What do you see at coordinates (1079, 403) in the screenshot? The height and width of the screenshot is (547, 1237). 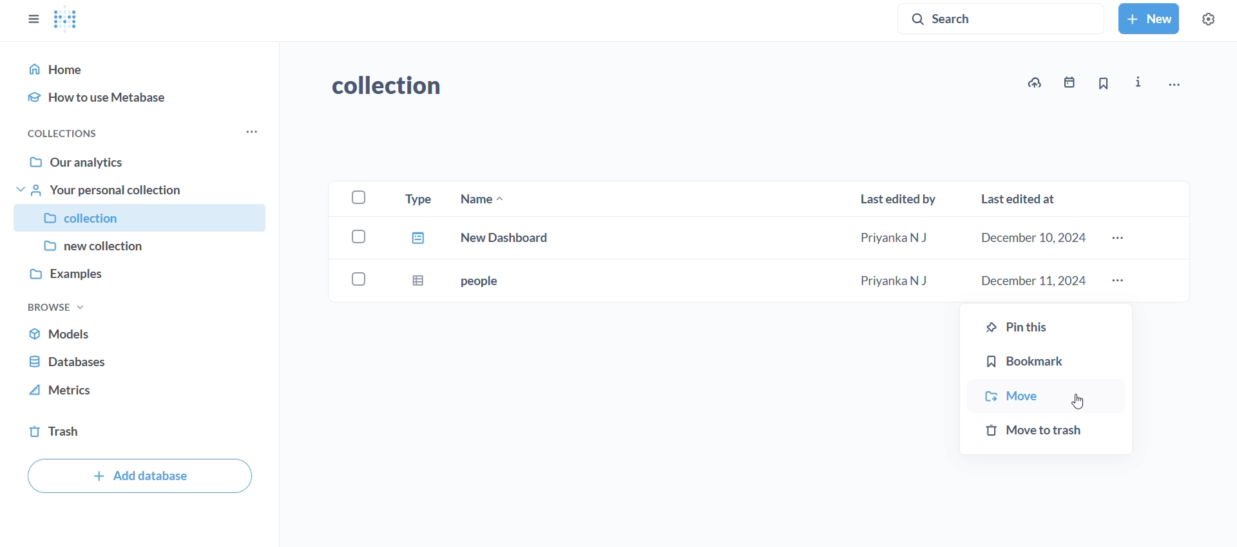 I see `Cursor` at bounding box center [1079, 403].